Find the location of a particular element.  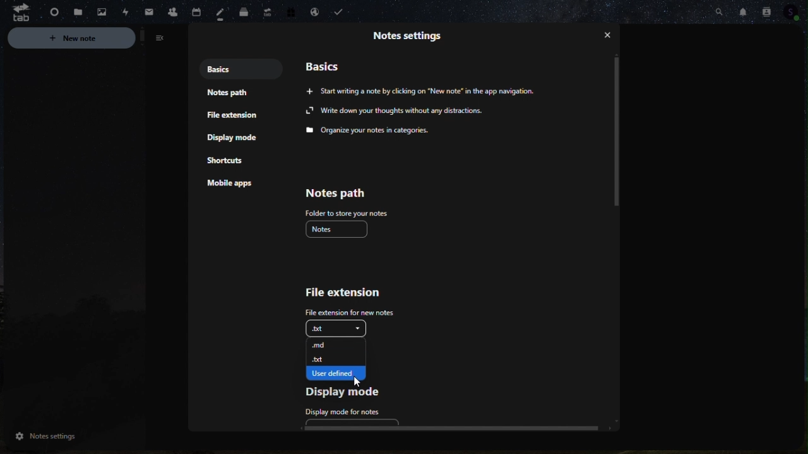

write down your thoughts is located at coordinates (401, 122).